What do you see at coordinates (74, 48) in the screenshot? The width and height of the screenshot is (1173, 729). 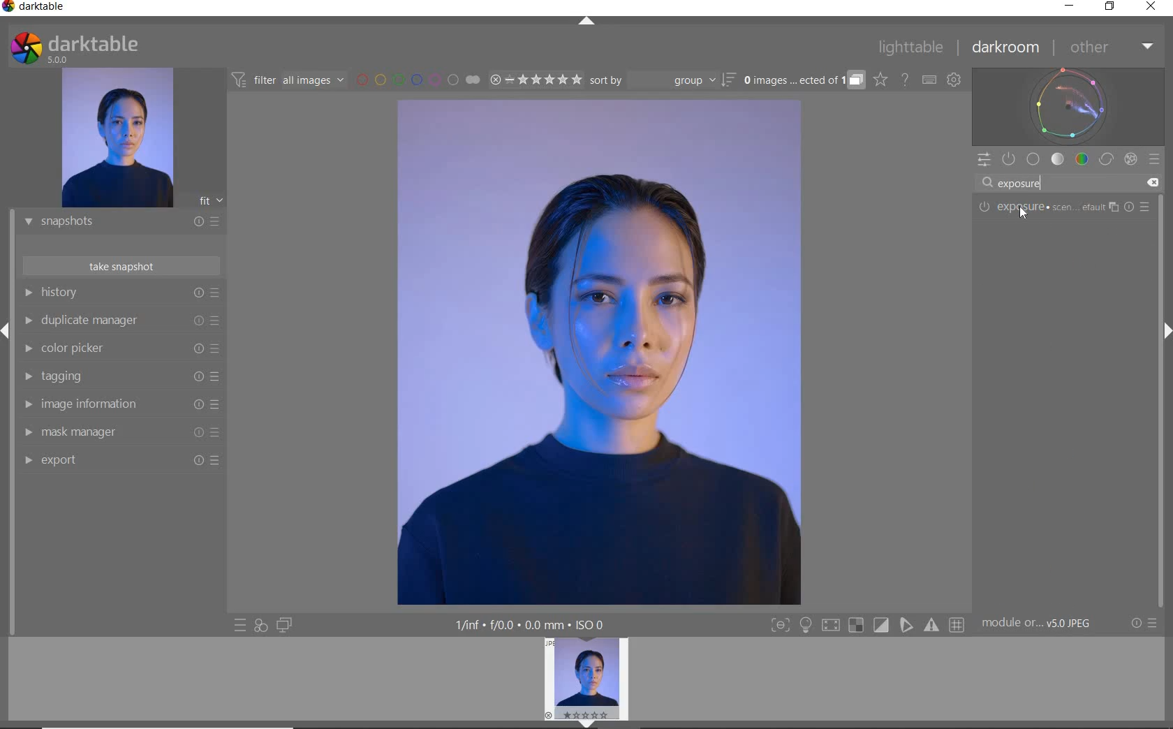 I see `SYSTEM LOGO` at bounding box center [74, 48].